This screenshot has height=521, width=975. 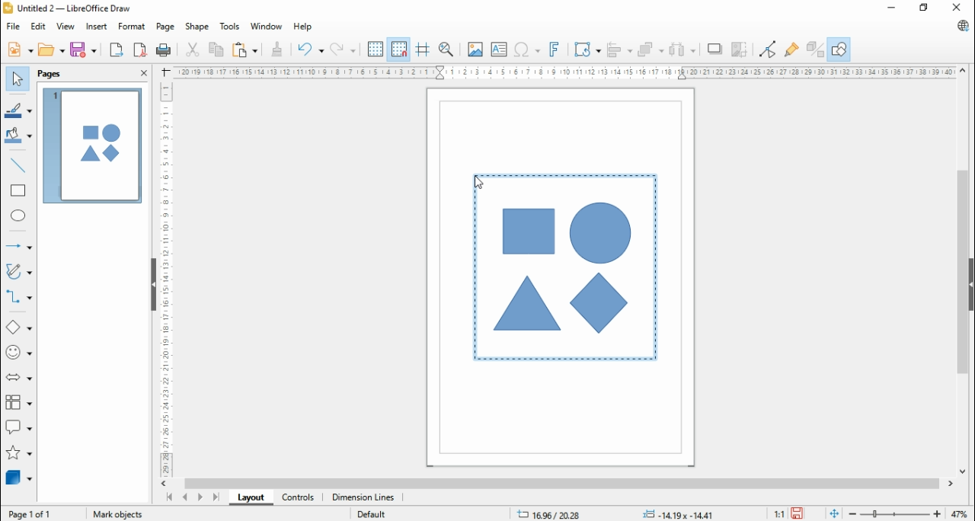 I want to click on close window, so click(x=960, y=7).